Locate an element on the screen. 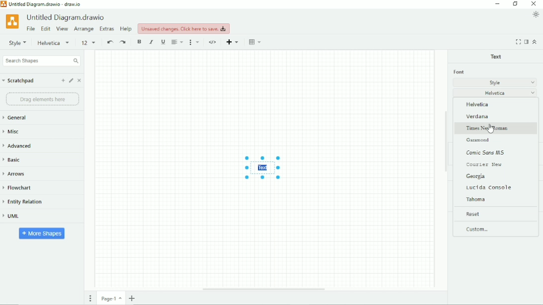 This screenshot has width=543, height=305. Search Shapes is located at coordinates (41, 61).